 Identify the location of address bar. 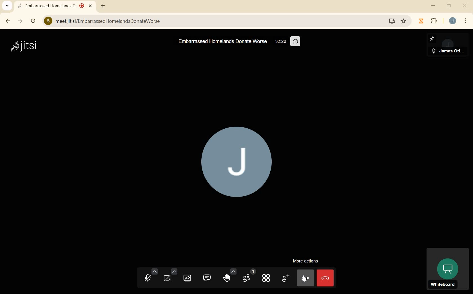
(218, 21).